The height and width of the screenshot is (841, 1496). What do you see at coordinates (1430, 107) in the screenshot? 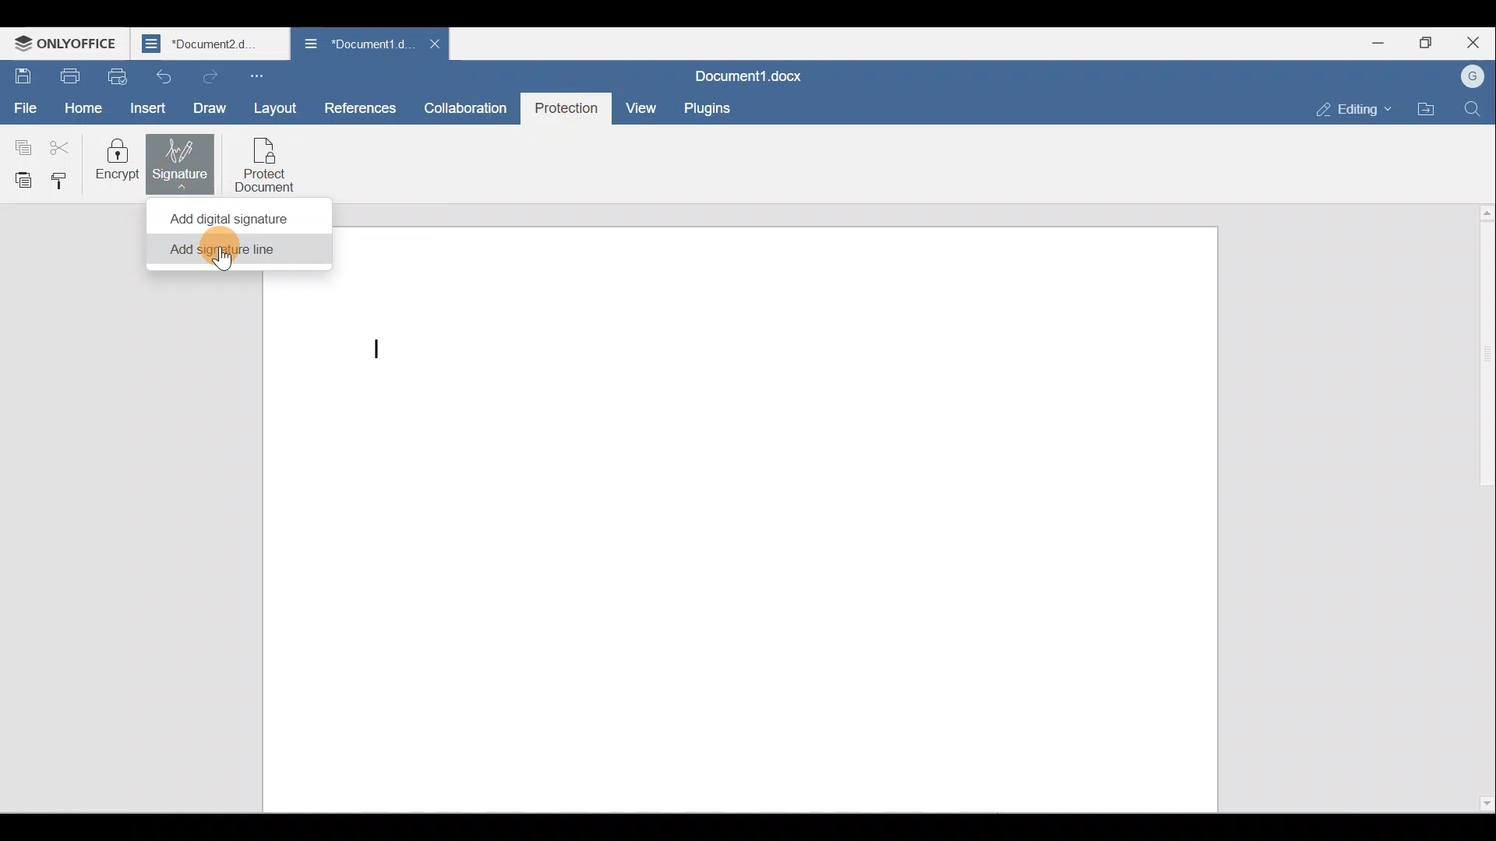
I see `Open file location` at bounding box center [1430, 107].